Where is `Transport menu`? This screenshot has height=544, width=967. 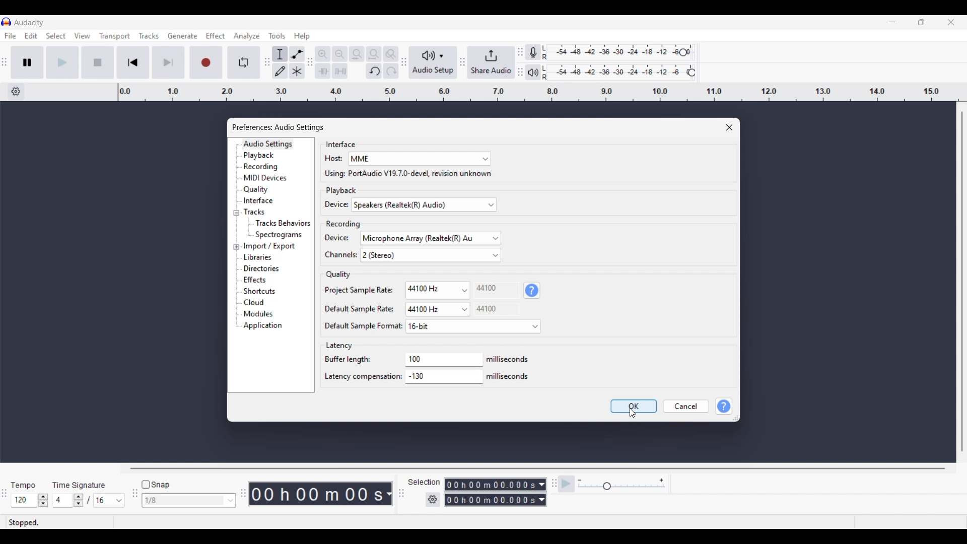 Transport menu is located at coordinates (115, 36).